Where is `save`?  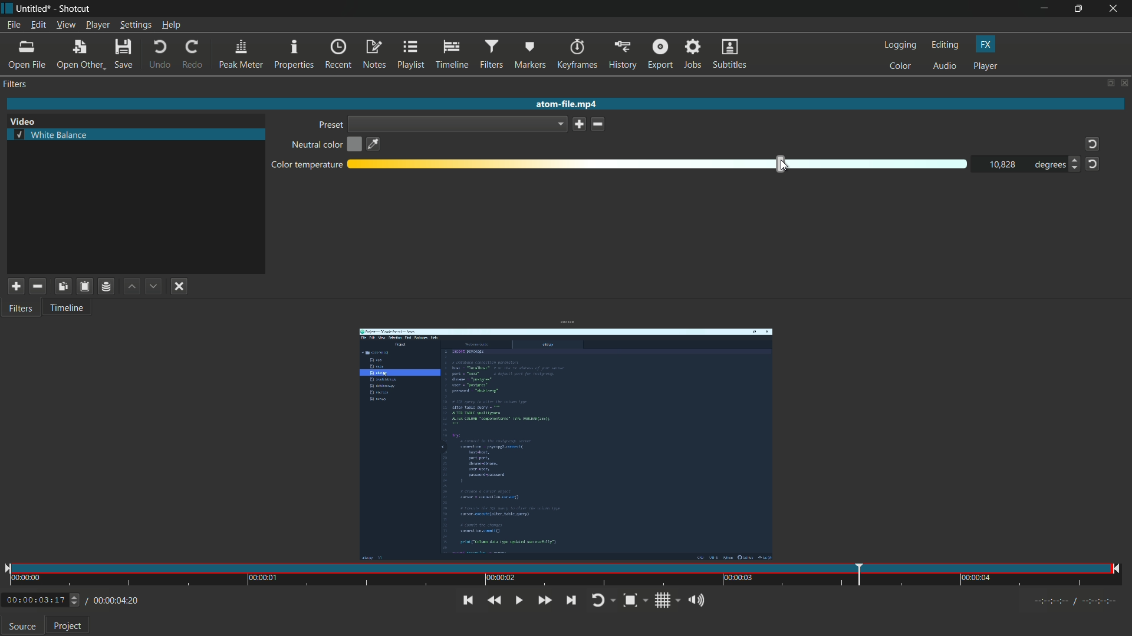
save is located at coordinates (123, 52).